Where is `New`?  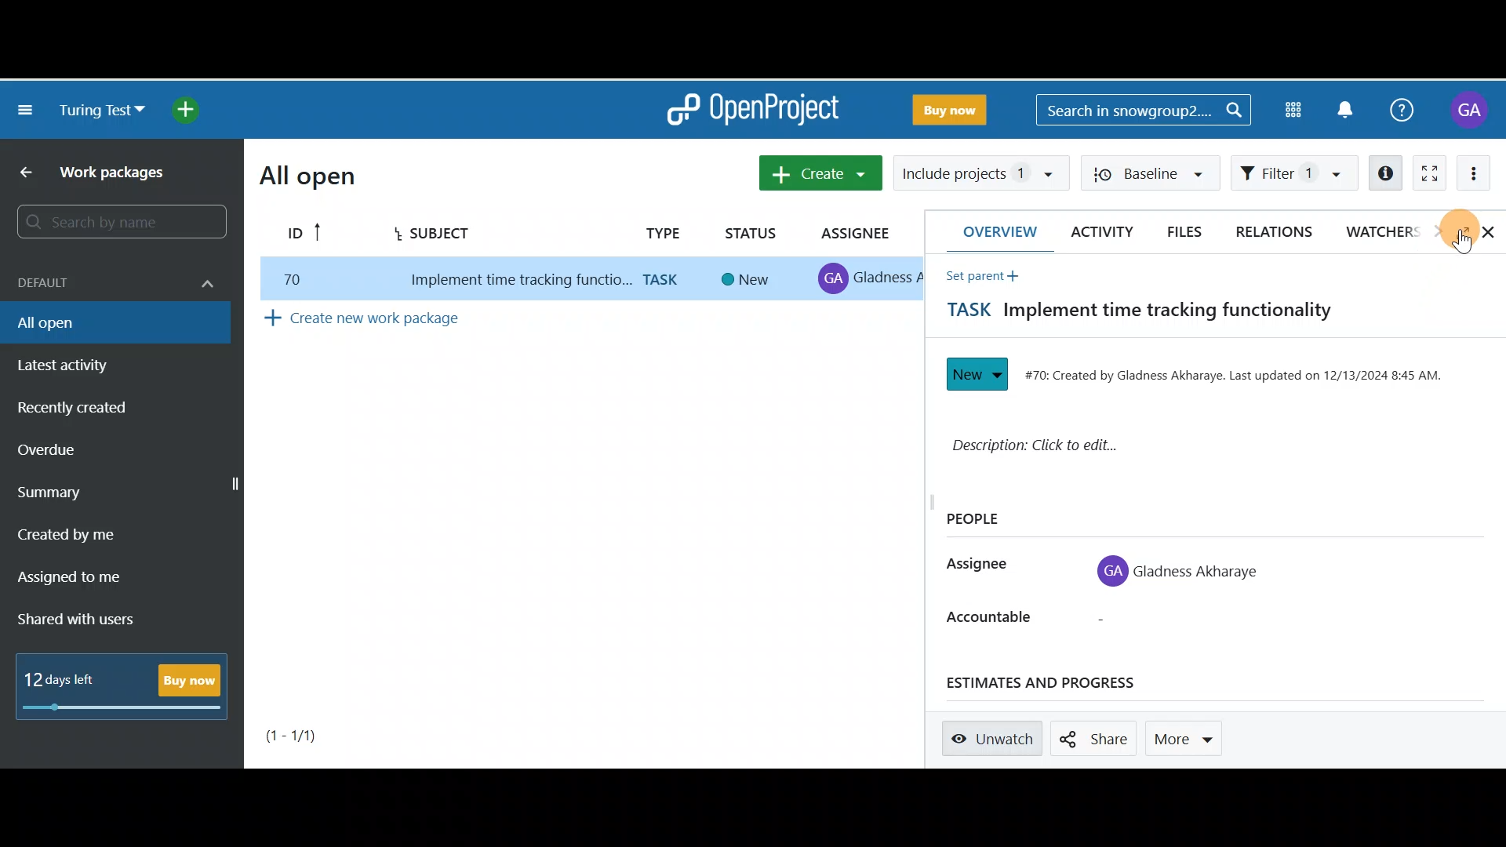 New is located at coordinates (753, 279).